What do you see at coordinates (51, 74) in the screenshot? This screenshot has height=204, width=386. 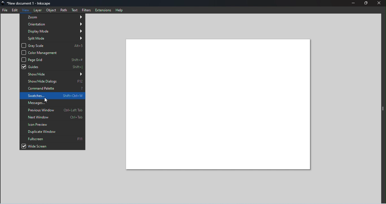 I see `Show/hide` at bounding box center [51, 74].